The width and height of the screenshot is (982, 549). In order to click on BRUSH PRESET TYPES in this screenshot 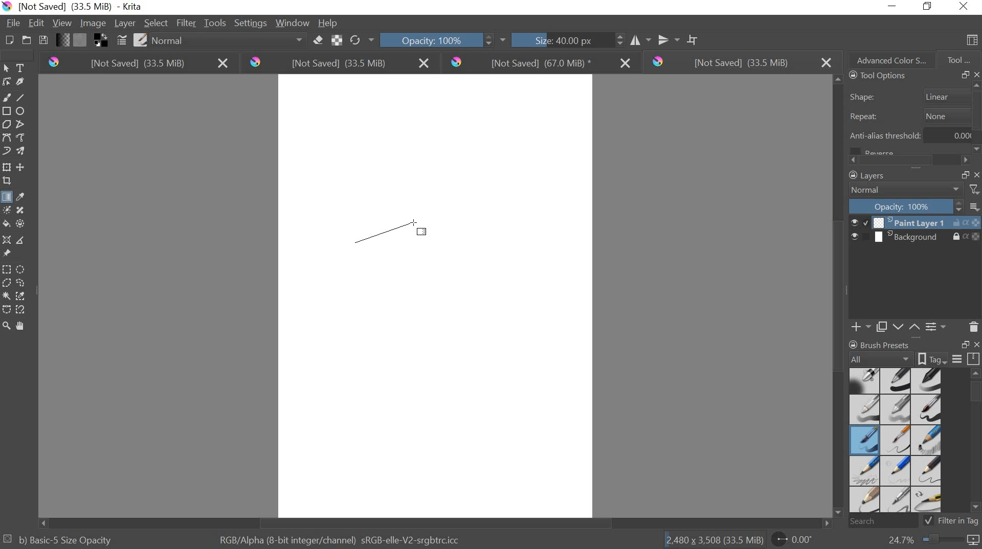, I will do `click(898, 440)`.